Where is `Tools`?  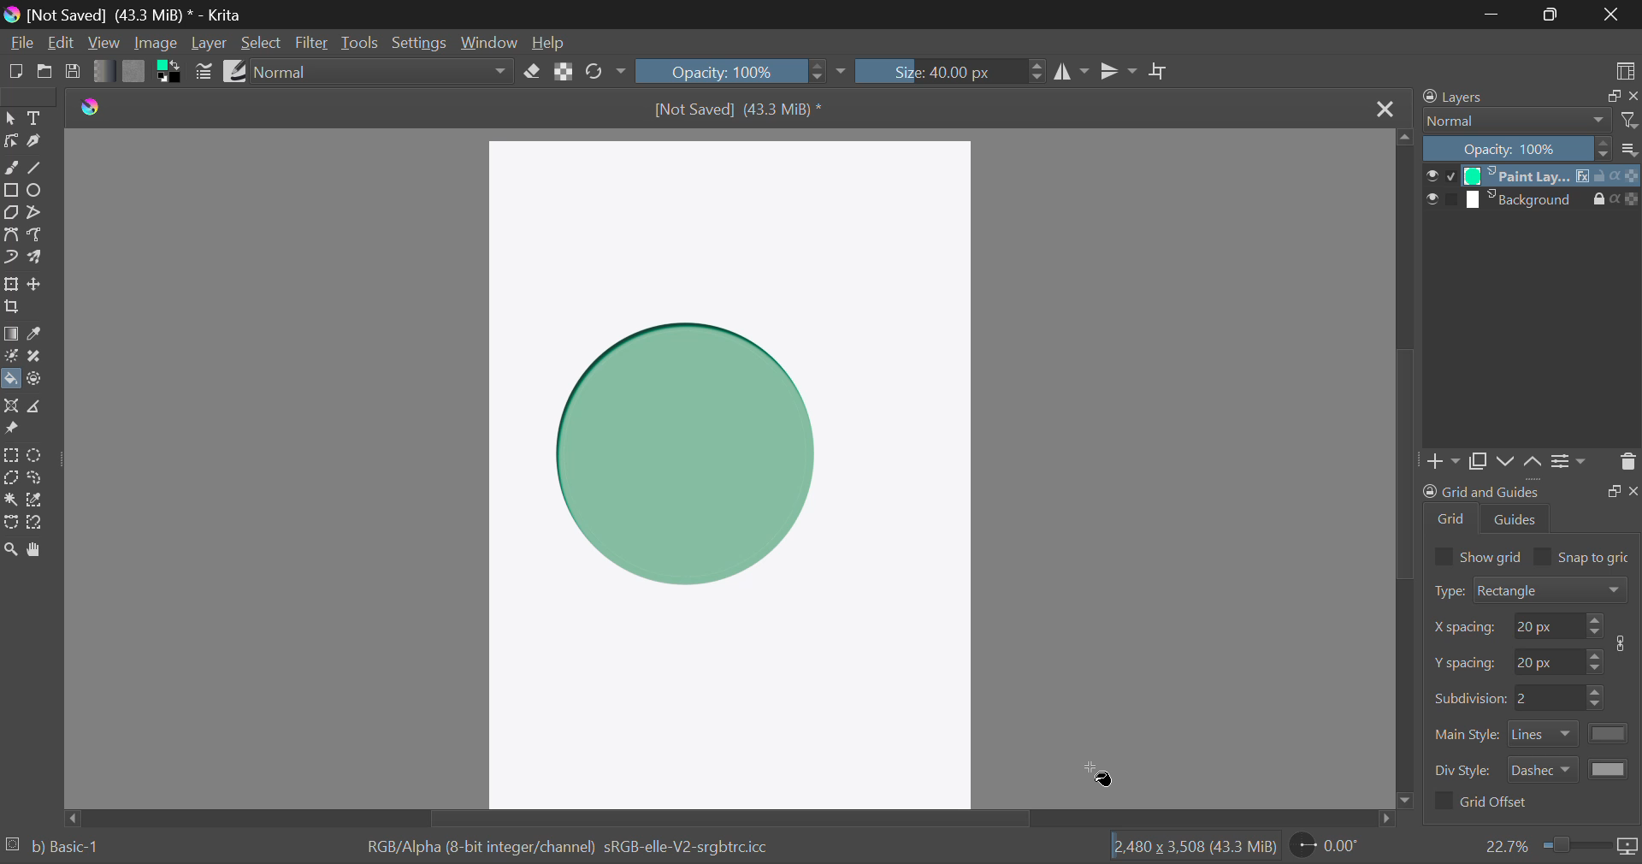
Tools is located at coordinates (360, 42).